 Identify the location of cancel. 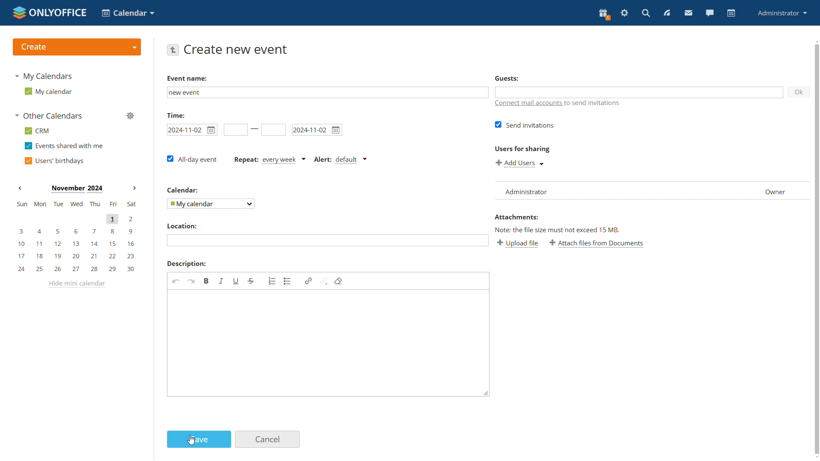
(268, 439).